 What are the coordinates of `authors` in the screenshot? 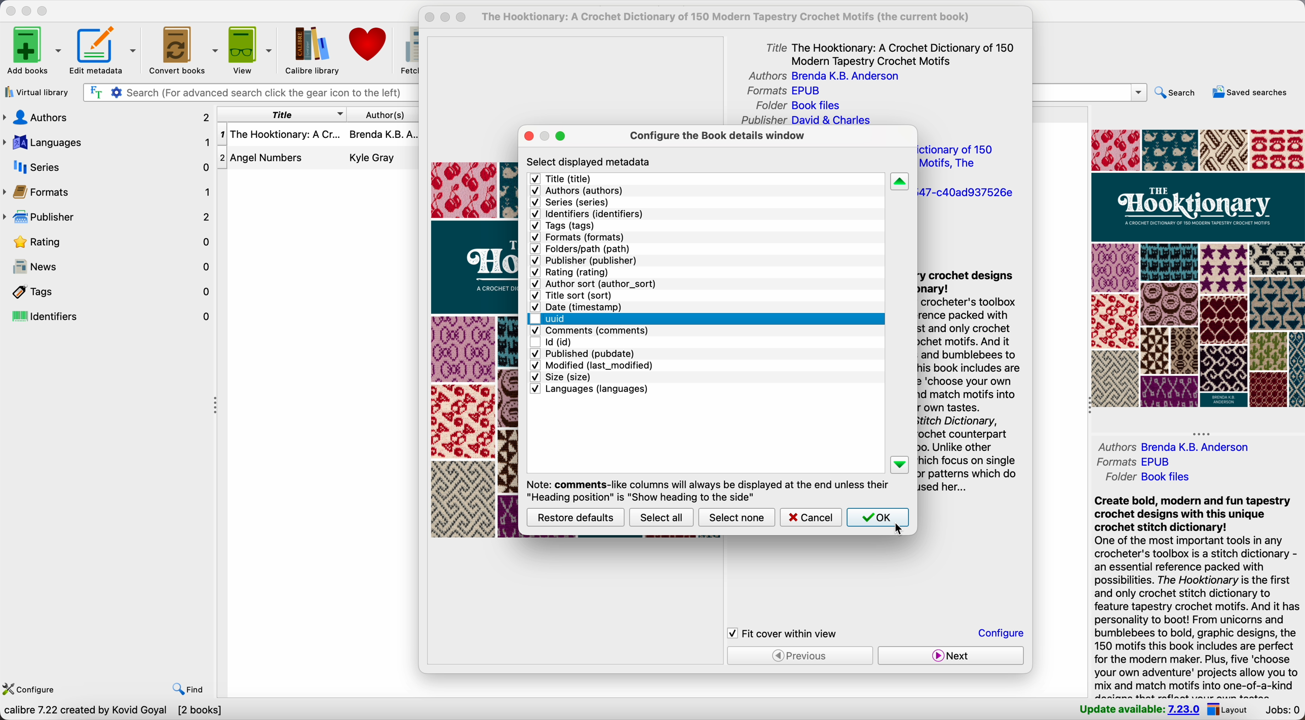 It's located at (108, 117).